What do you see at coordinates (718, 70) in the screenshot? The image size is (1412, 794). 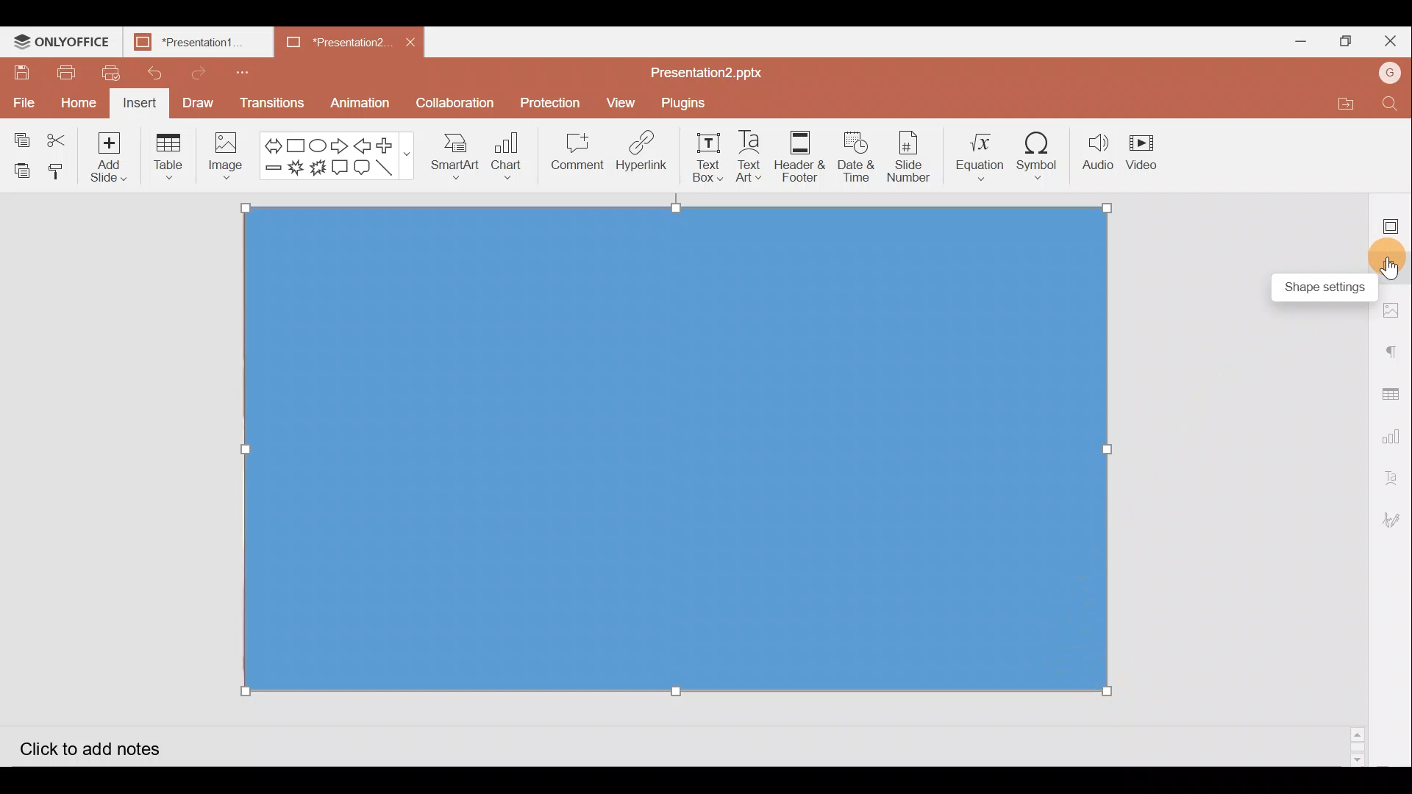 I see `Presentation2.pptx` at bounding box center [718, 70].